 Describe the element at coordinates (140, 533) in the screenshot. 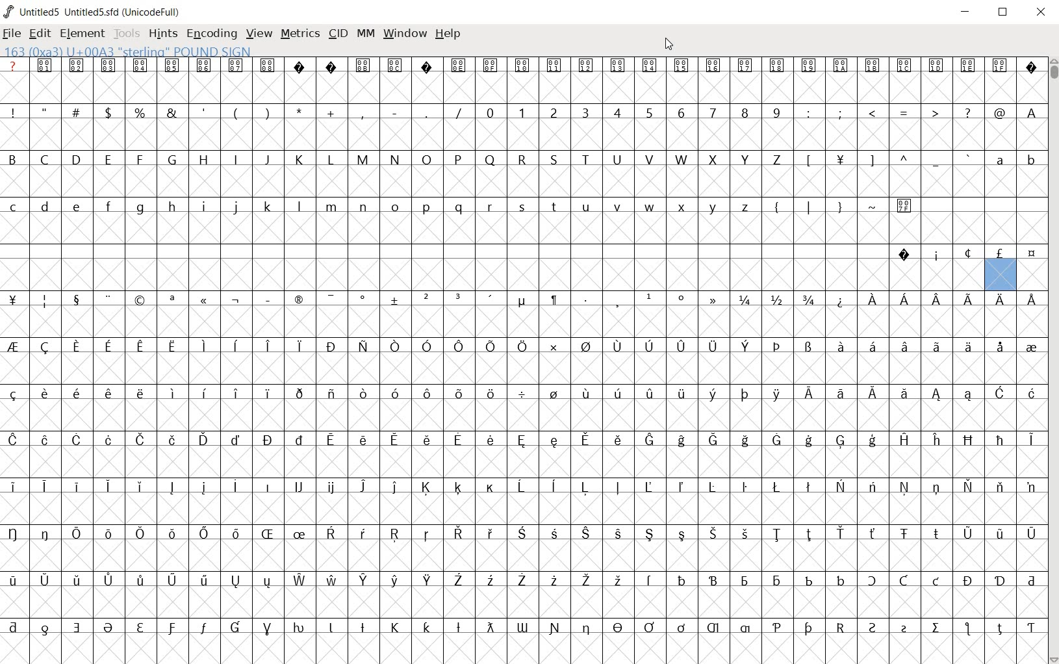

I see `Symbol` at that location.